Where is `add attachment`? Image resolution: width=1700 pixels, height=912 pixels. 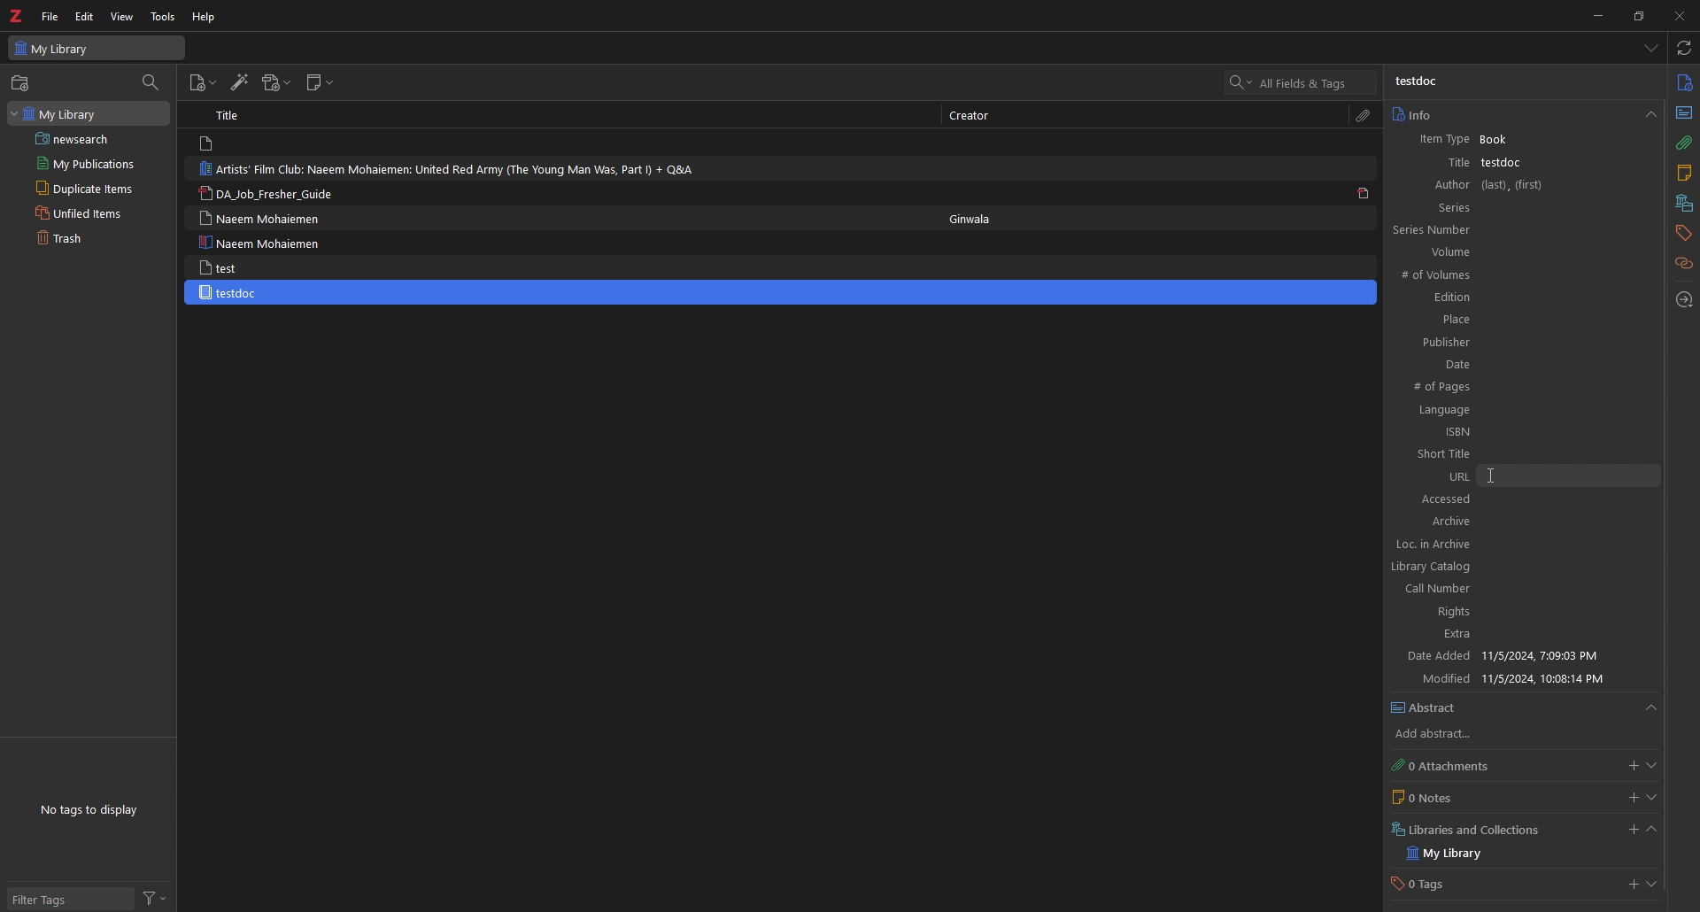 add attachment is located at coordinates (277, 82).